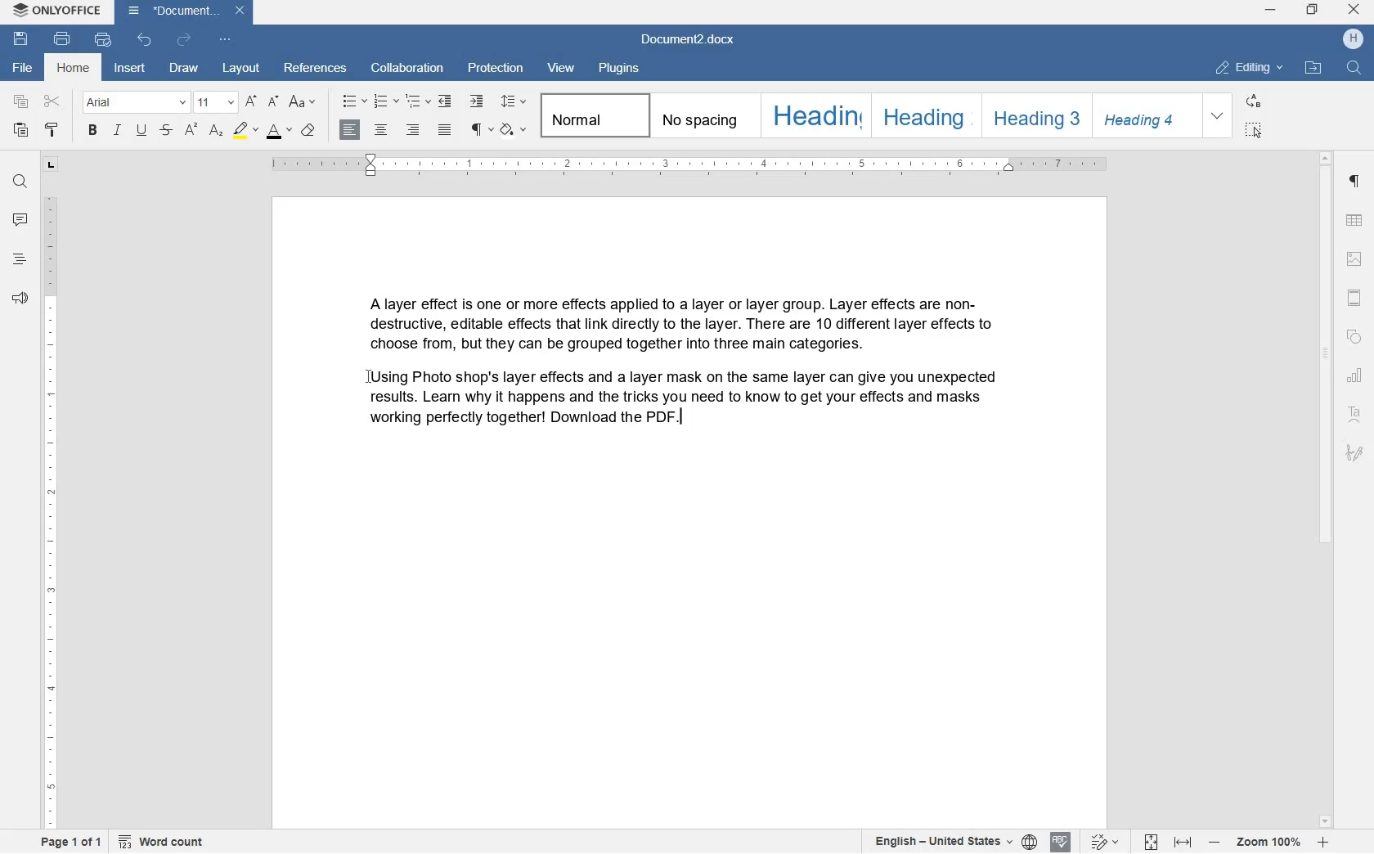 The width and height of the screenshot is (1374, 854). What do you see at coordinates (146, 42) in the screenshot?
I see `UNDO` at bounding box center [146, 42].